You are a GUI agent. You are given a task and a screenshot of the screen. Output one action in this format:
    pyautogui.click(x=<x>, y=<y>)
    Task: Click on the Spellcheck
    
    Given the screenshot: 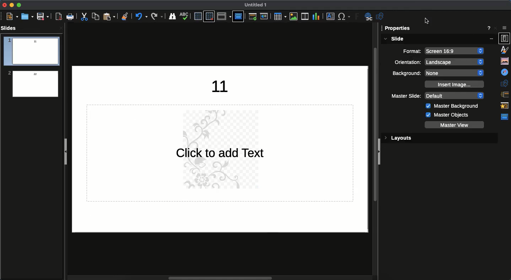 What is the action you would take?
    pyautogui.click(x=184, y=16)
    